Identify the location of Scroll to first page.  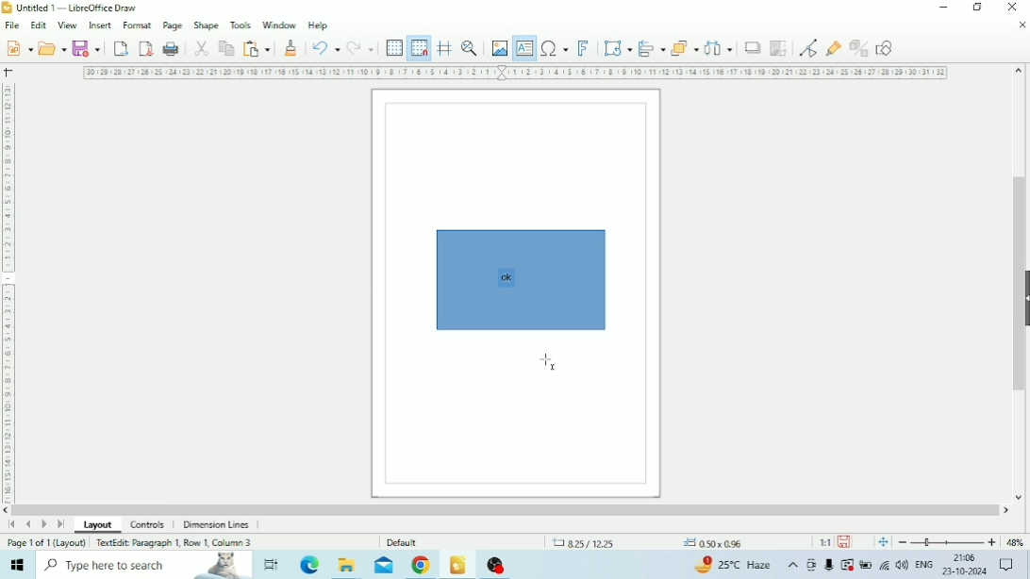
(11, 524).